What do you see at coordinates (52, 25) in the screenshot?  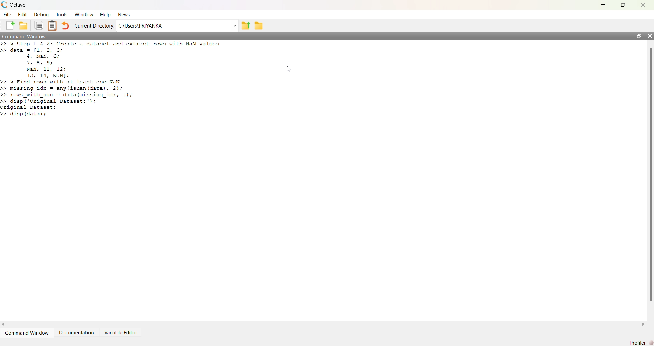 I see `Clipboard` at bounding box center [52, 25].